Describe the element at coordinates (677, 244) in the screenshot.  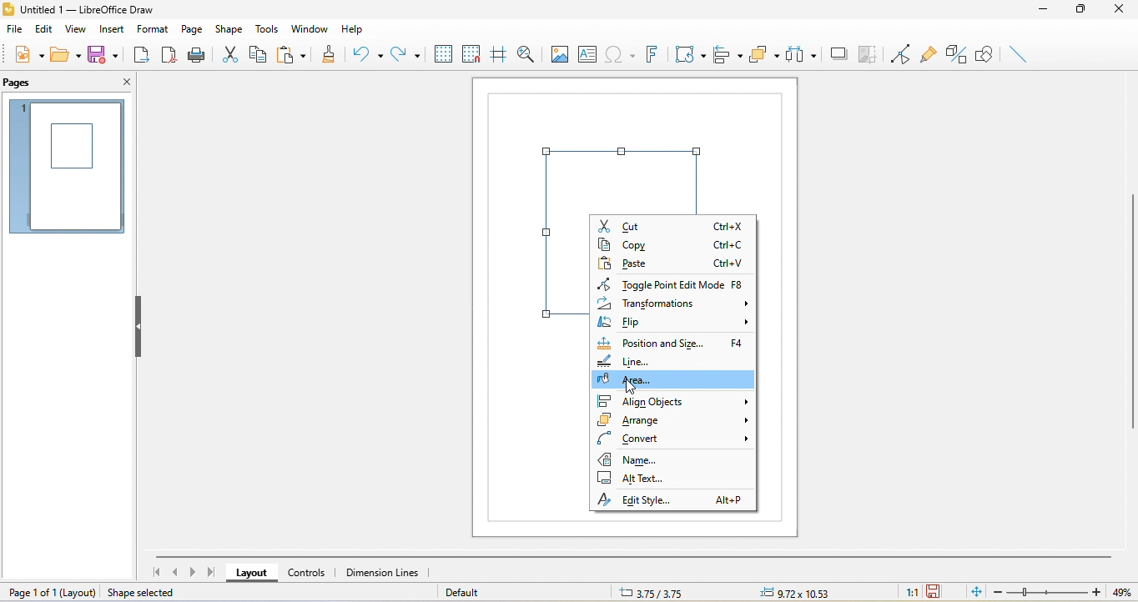
I see `copy` at that location.